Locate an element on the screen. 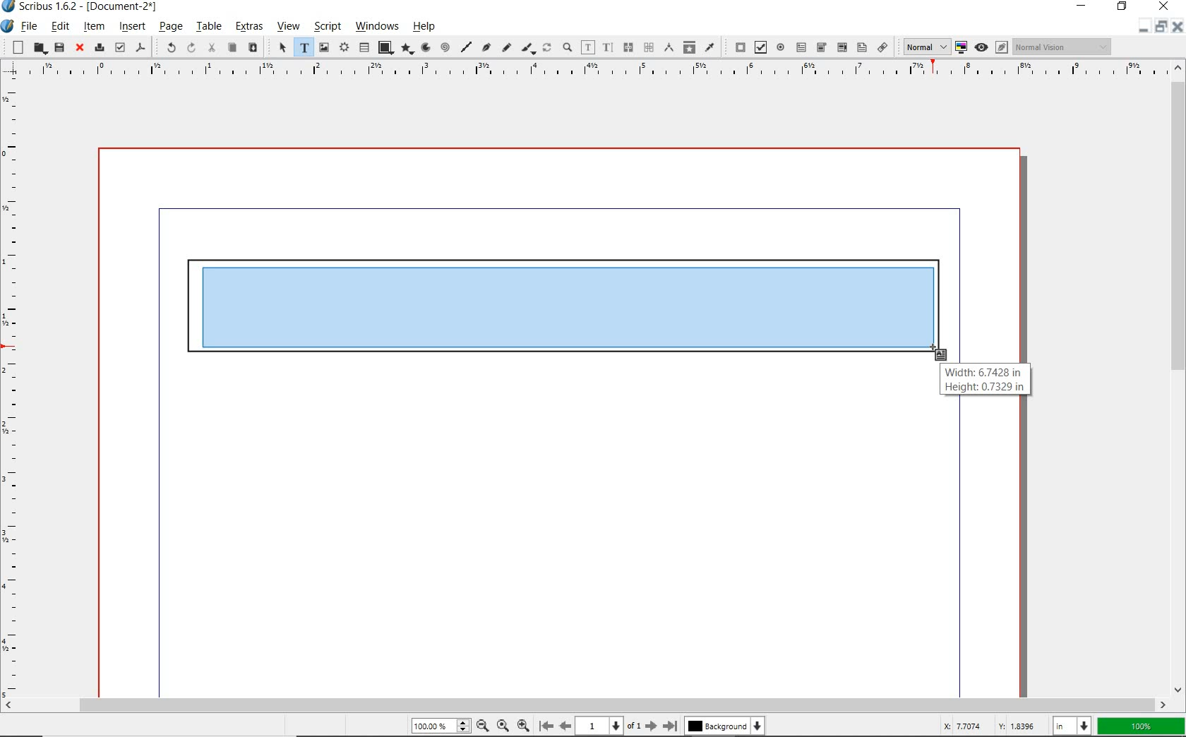 This screenshot has height=737, width=1186. script is located at coordinates (326, 26).